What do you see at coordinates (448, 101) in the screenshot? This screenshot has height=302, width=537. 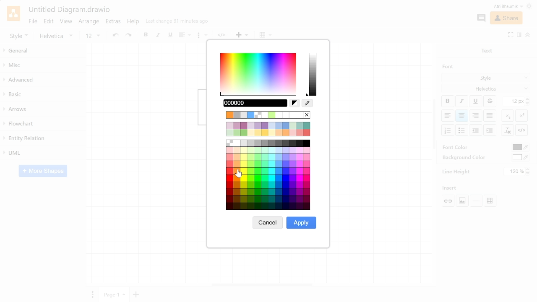 I see `Bold` at bounding box center [448, 101].